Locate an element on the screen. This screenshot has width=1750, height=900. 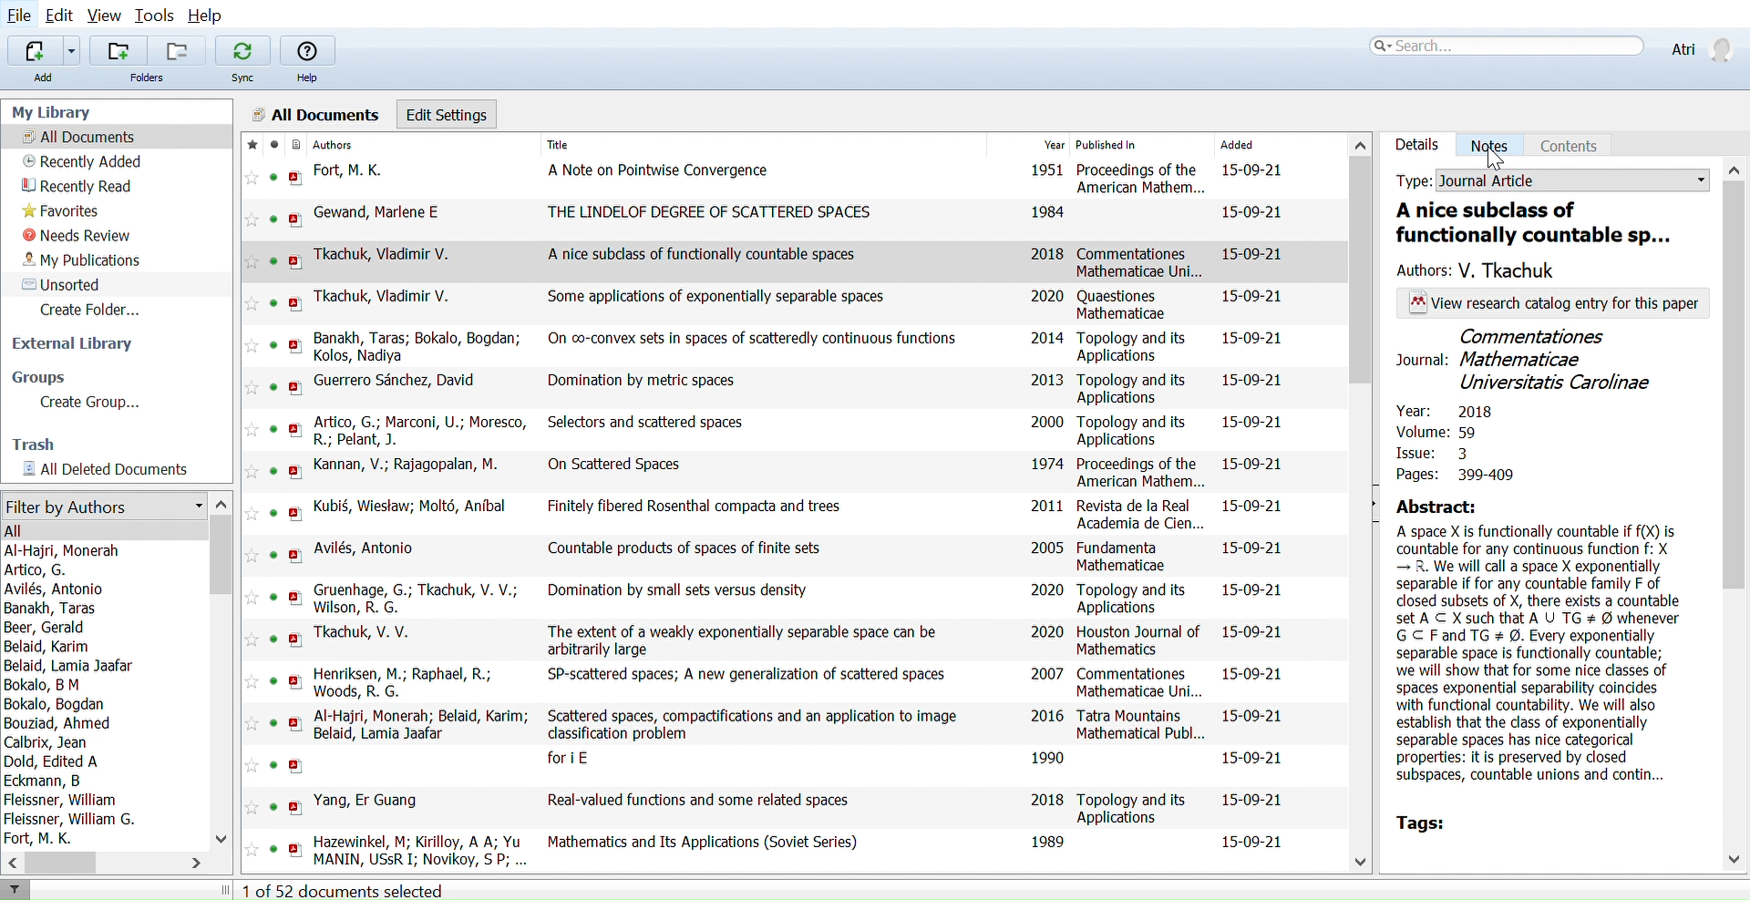
Some applications of exponentially separable spaces is located at coordinates (721, 298).